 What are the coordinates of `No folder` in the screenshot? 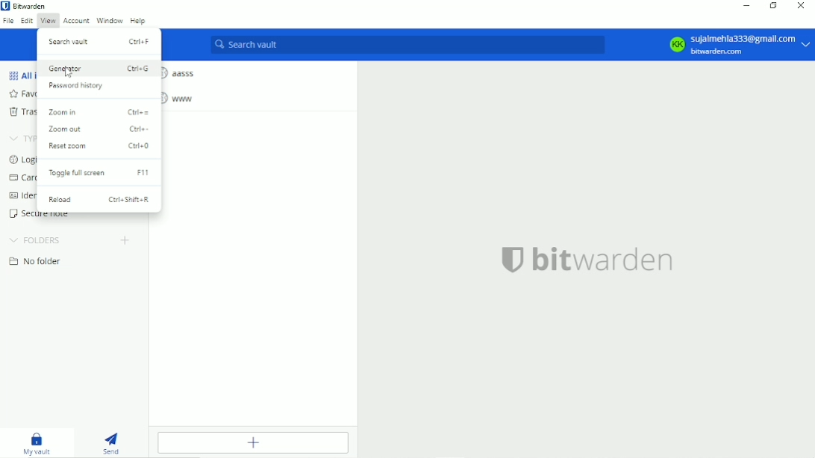 It's located at (36, 261).